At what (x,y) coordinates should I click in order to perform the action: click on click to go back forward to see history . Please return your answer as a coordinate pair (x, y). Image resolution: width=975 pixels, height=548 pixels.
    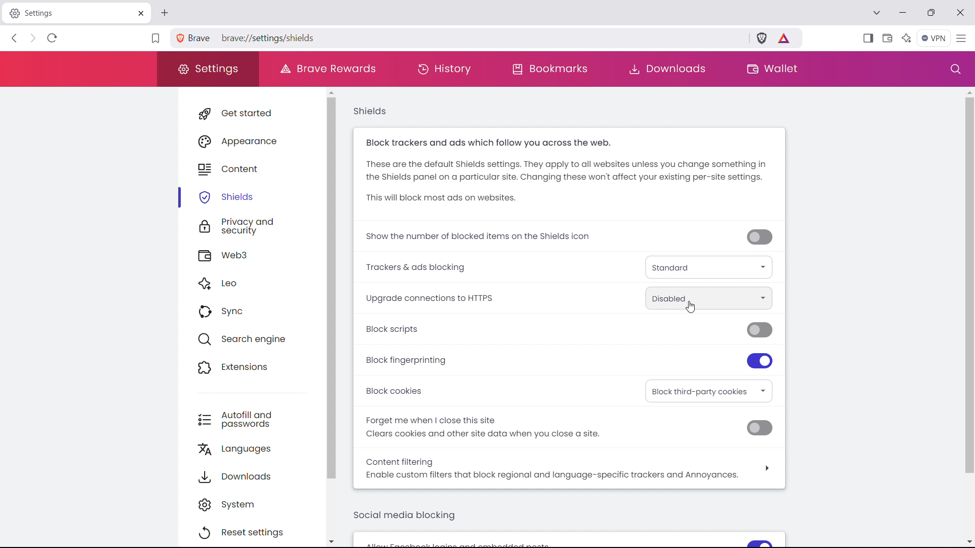
    Looking at the image, I should click on (31, 38).